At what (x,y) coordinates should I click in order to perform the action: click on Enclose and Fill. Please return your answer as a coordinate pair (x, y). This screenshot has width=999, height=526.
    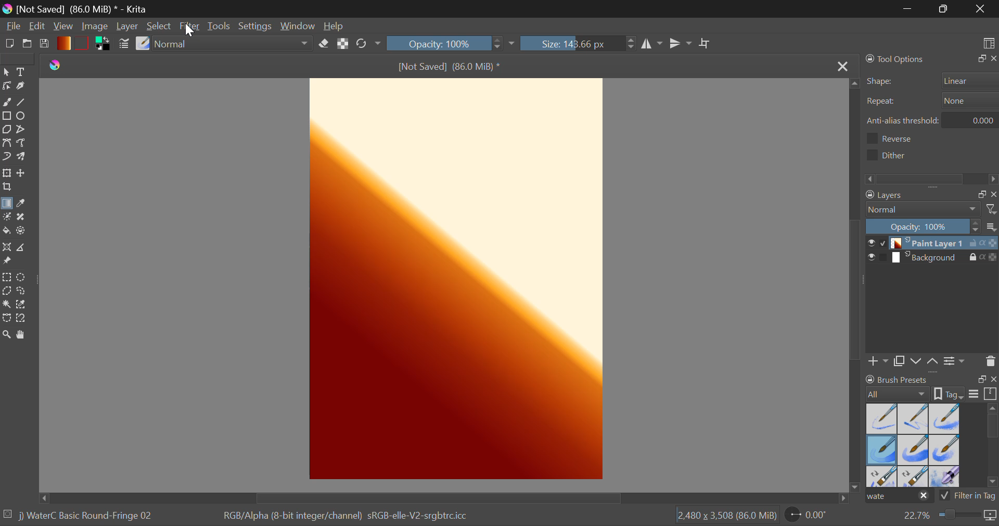
    Looking at the image, I should click on (24, 231).